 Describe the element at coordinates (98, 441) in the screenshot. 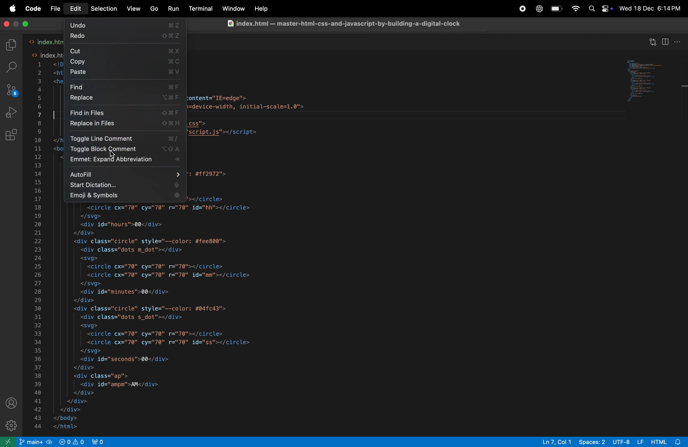

I see `view port ` at that location.